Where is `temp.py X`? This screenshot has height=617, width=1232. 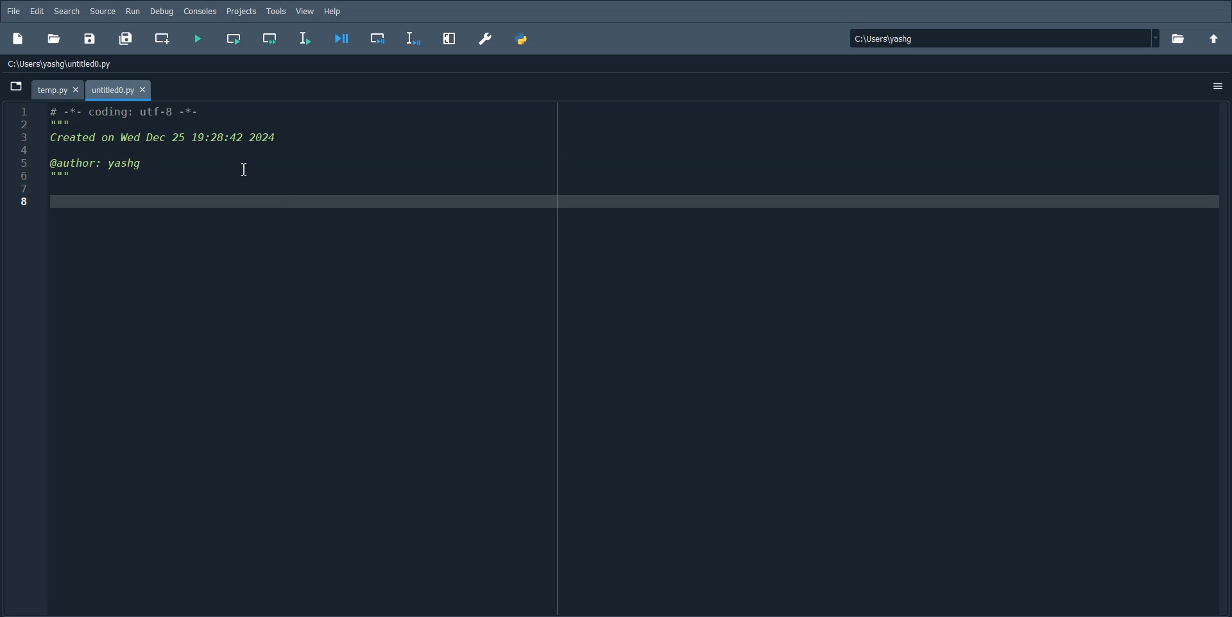 temp.py X is located at coordinates (56, 90).